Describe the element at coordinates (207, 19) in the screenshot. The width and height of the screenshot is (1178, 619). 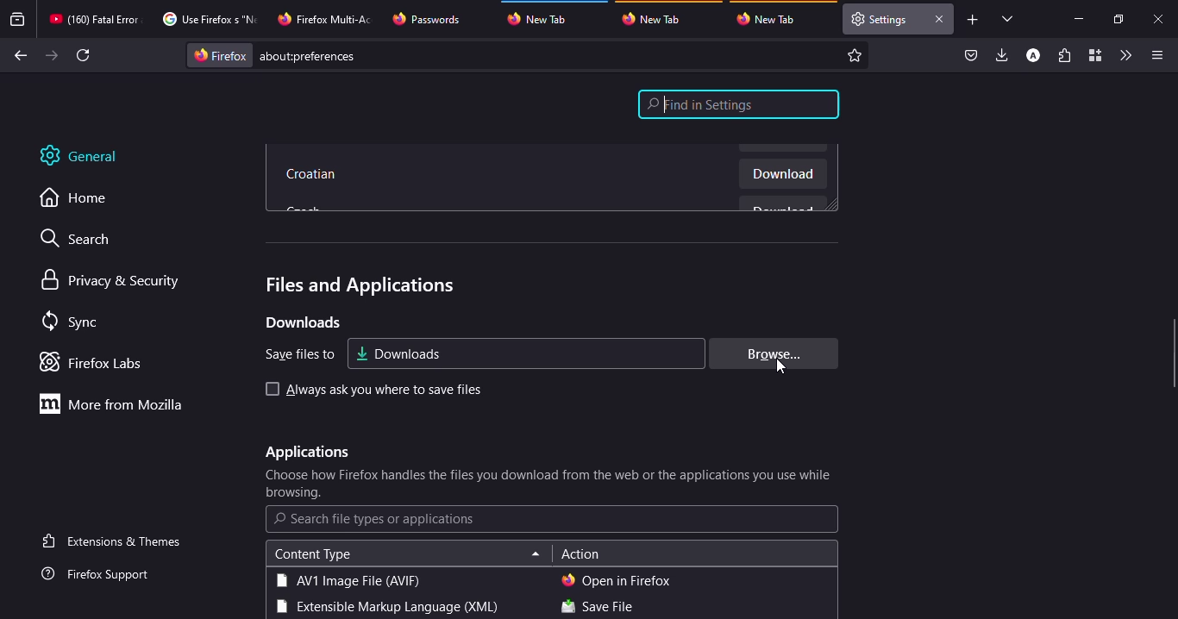
I see `tab` at that location.